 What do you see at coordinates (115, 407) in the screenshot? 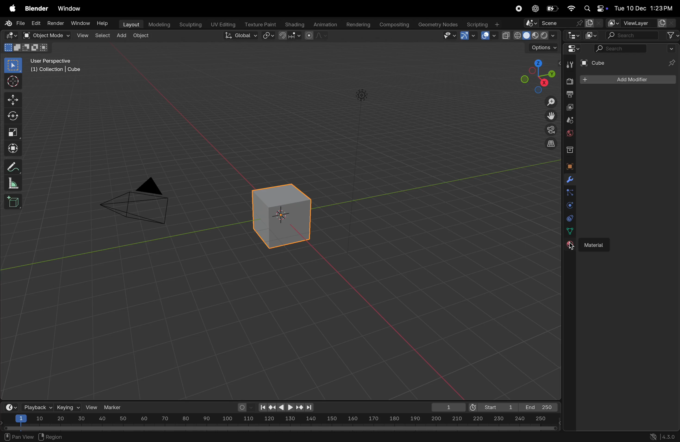
I see `marker` at bounding box center [115, 407].